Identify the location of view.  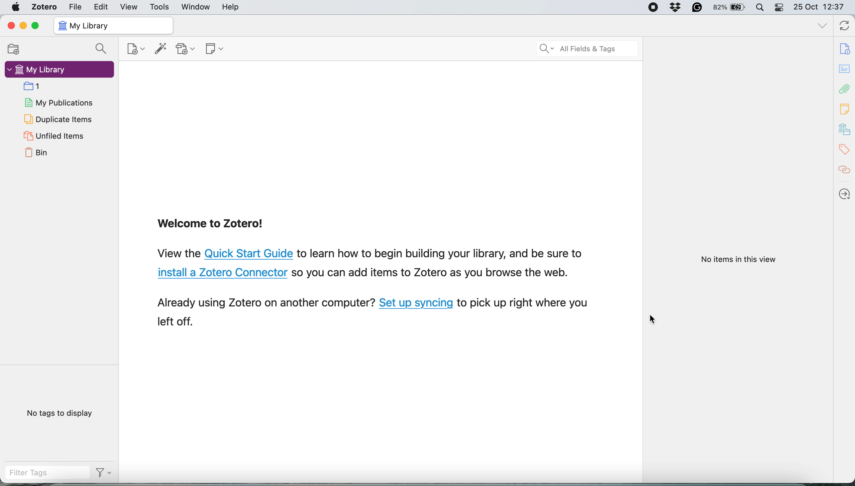
(129, 7).